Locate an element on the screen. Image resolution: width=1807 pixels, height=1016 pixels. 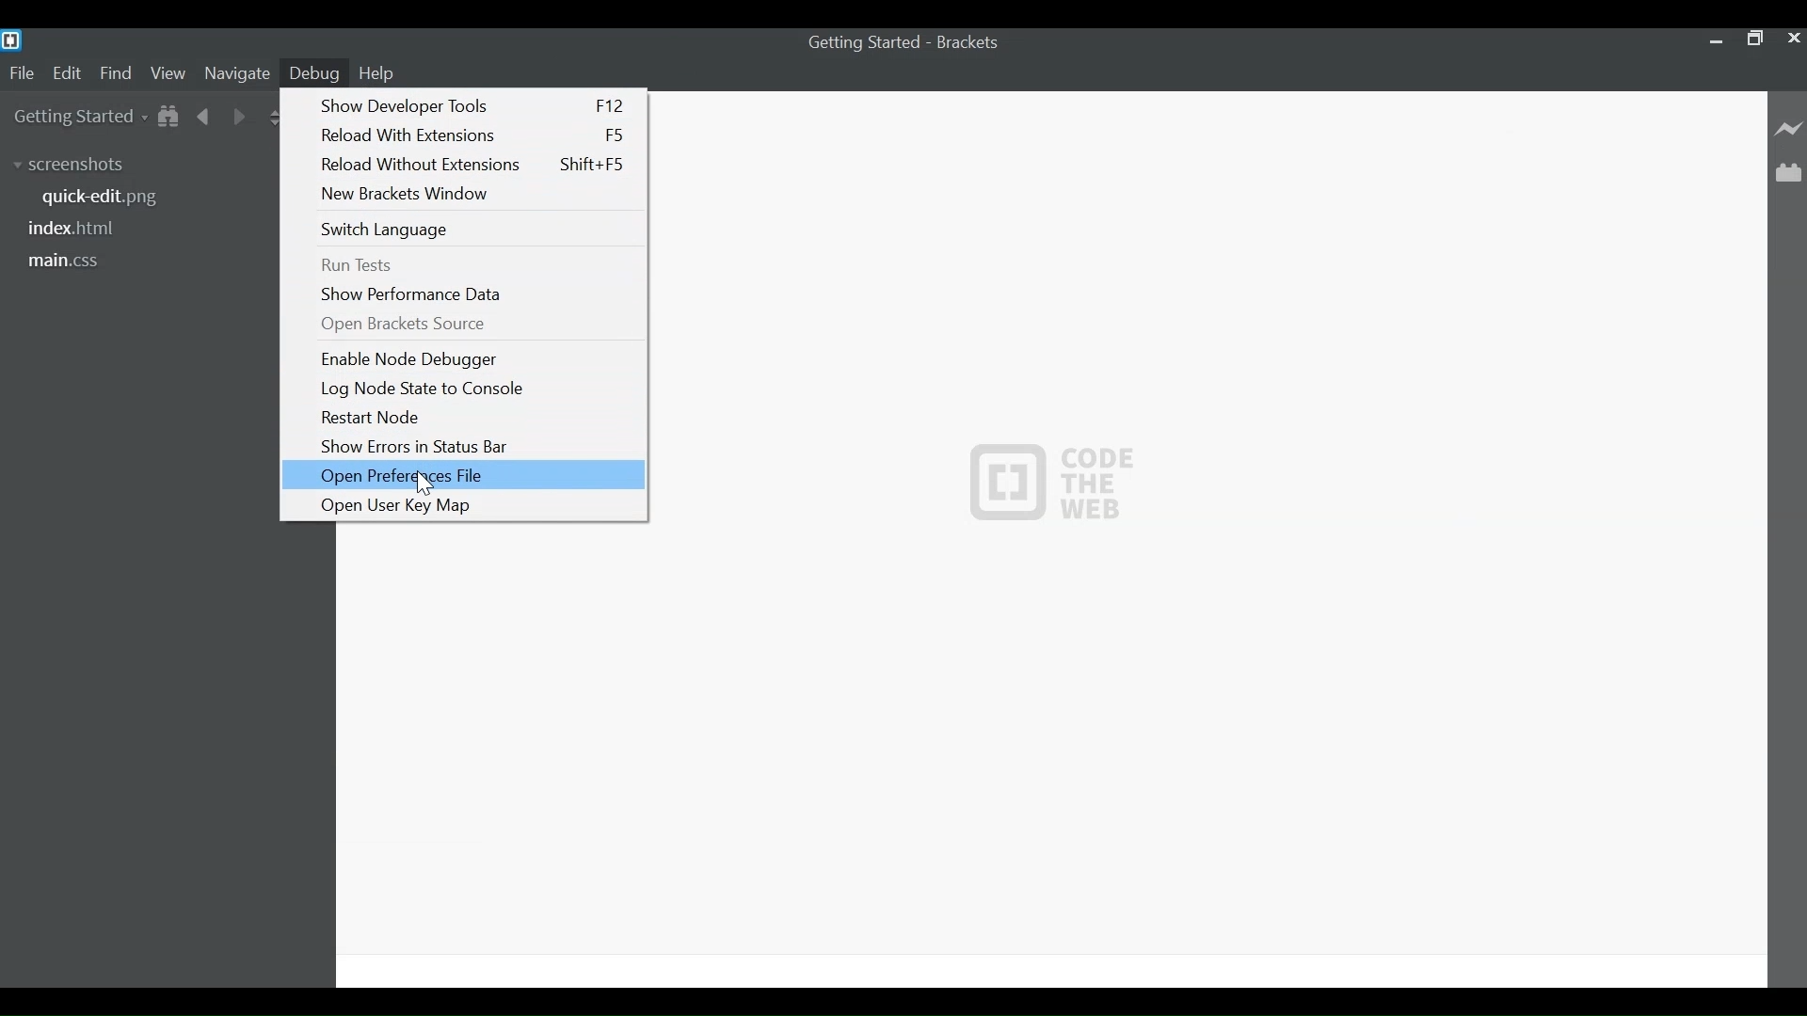
View is located at coordinates (168, 72).